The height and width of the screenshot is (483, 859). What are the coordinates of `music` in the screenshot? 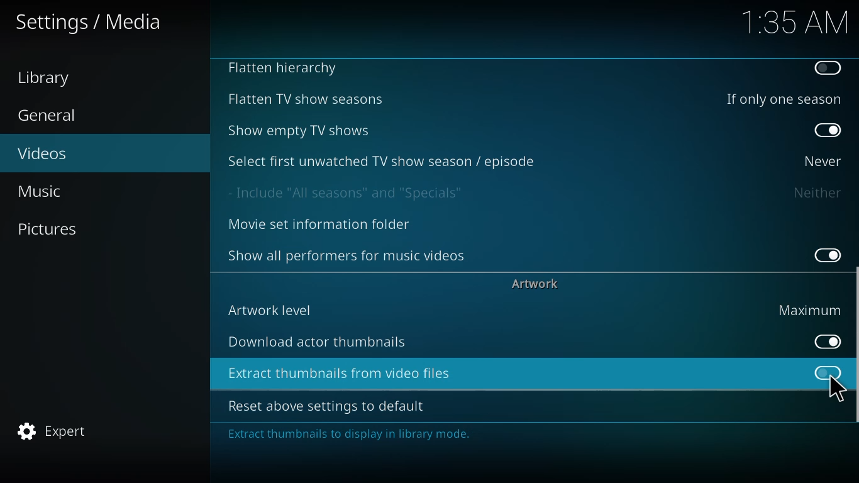 It's located at (45, 191).